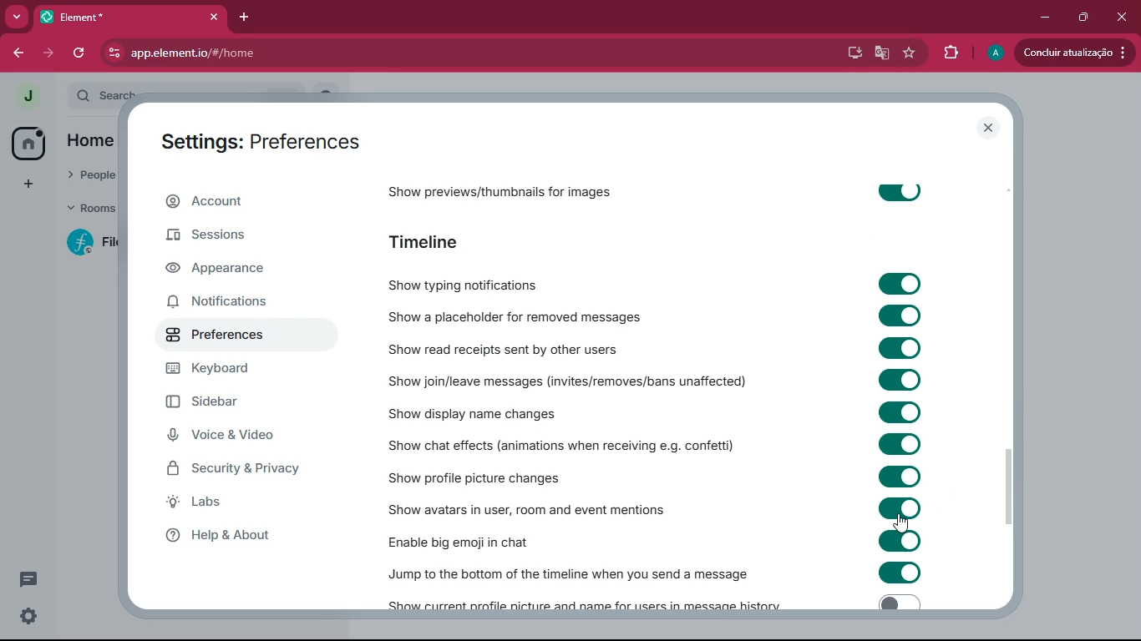 Image resolution: width=1141 pixels, height=641 pixels. Describe the element at coordinates (109, 93) in the screenshot. I see `search` at that location.